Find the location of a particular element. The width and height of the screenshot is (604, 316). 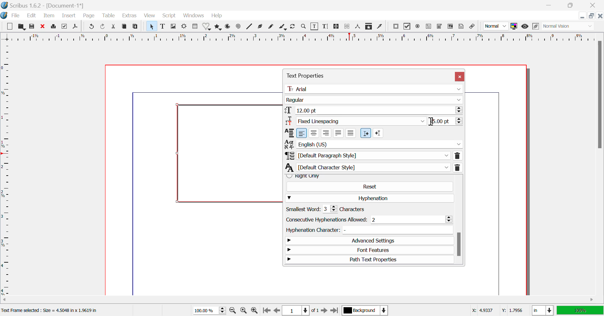

Open is located at coordinates (21, 26).